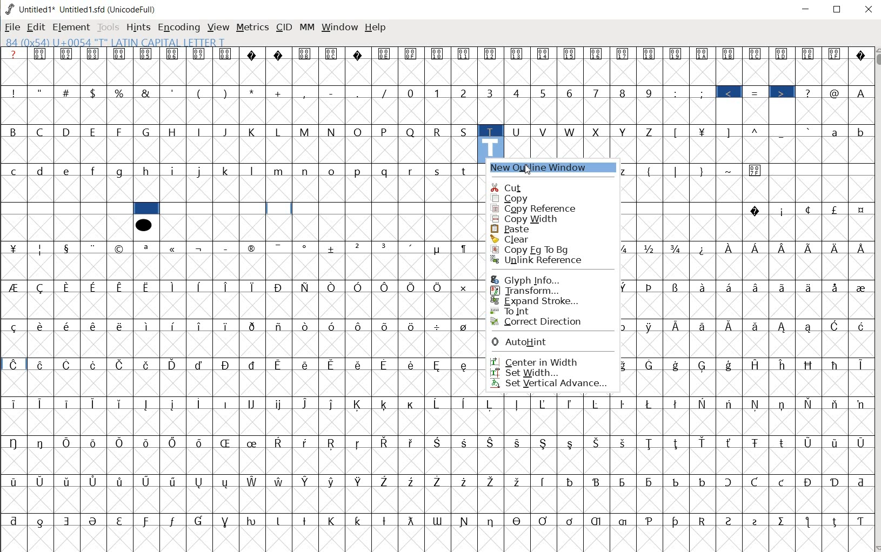 The image size is (881, 552). I want to click on Symbol, so click(359, 248).